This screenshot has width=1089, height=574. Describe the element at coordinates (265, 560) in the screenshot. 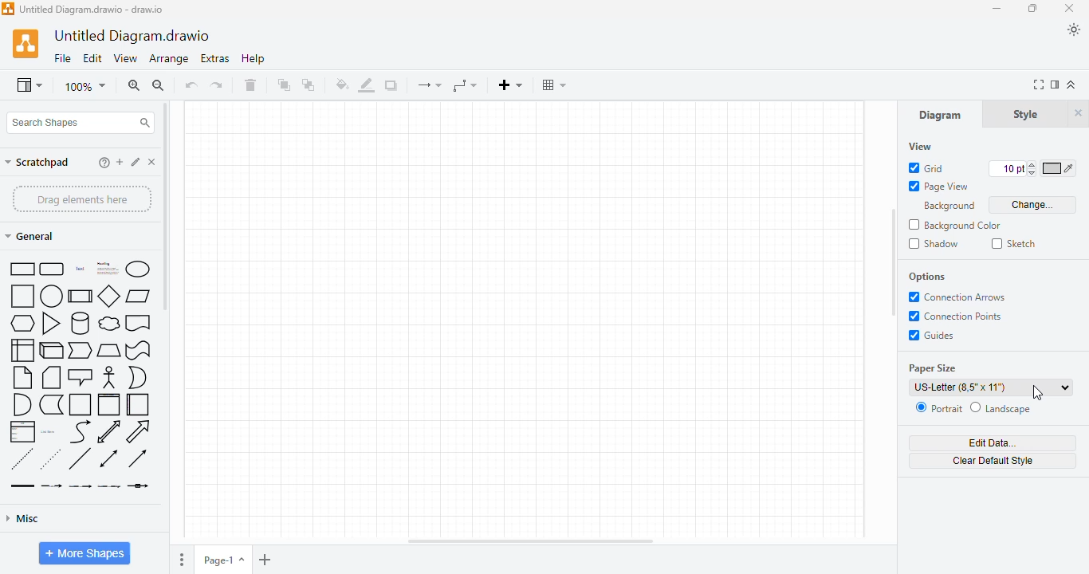

I see `insert page` at that location.